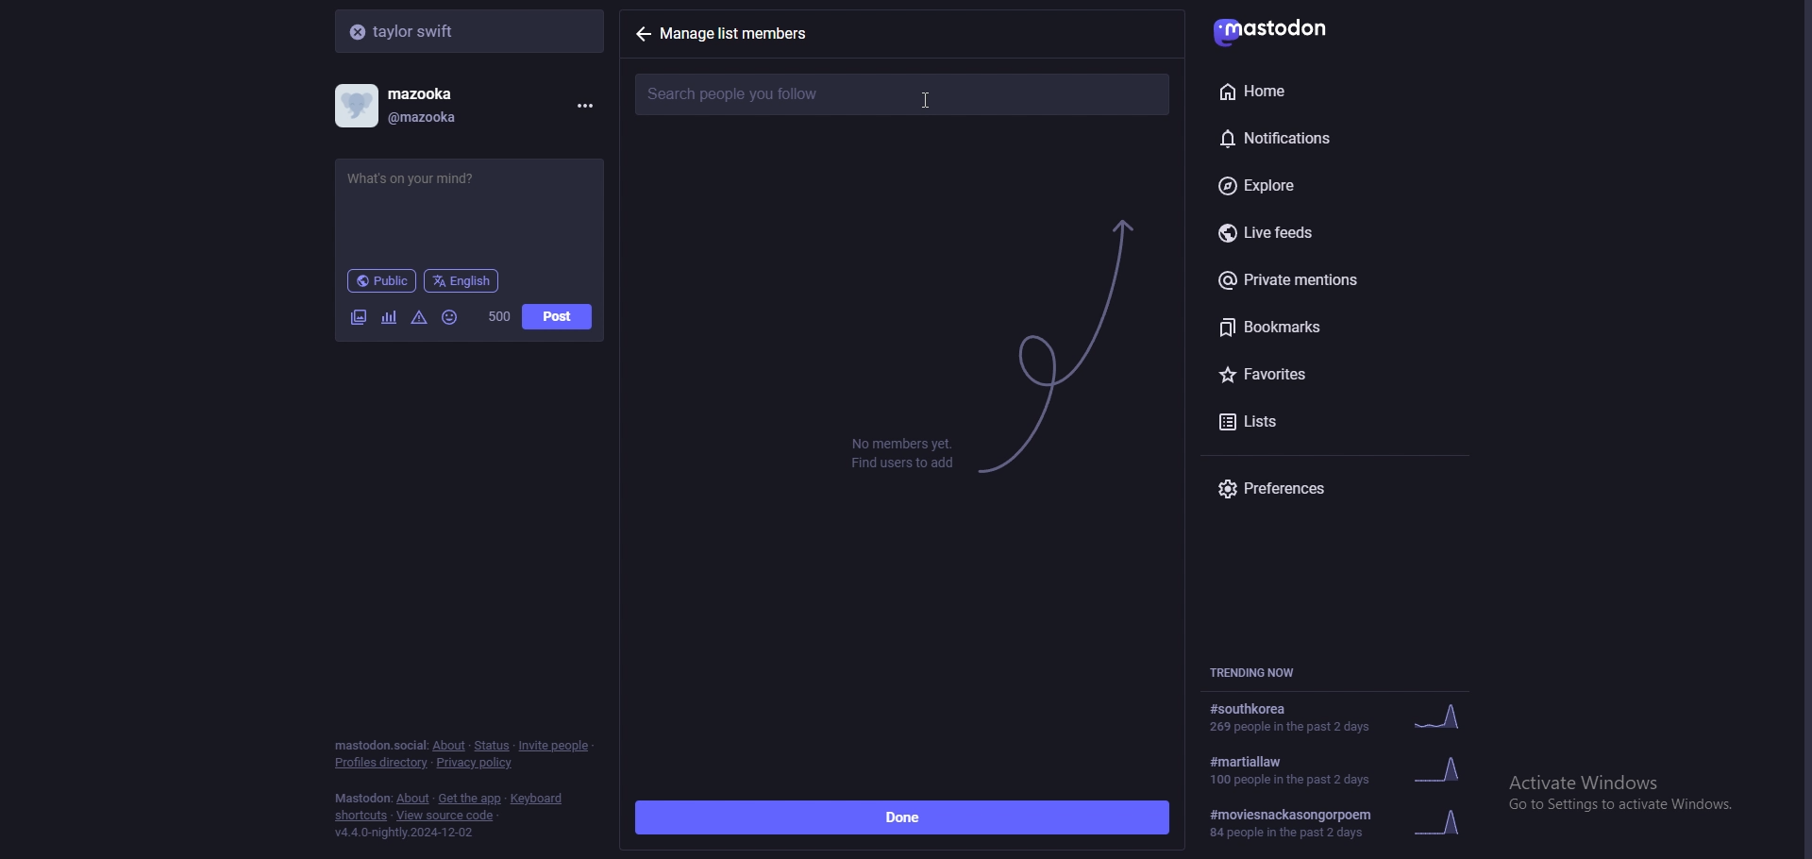  Describe the element at coordinates (411, 106) in the screenshot. I see `profile` at that location.